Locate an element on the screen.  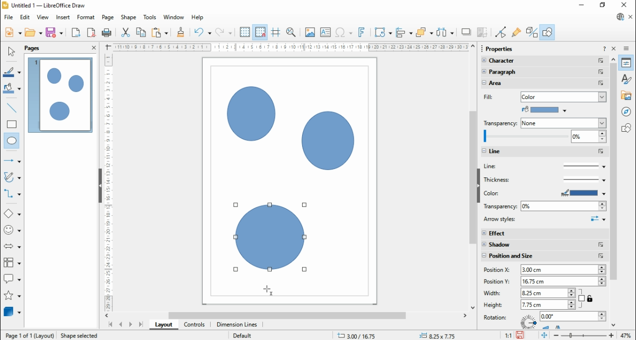
width is located at coordinates (494, 293).